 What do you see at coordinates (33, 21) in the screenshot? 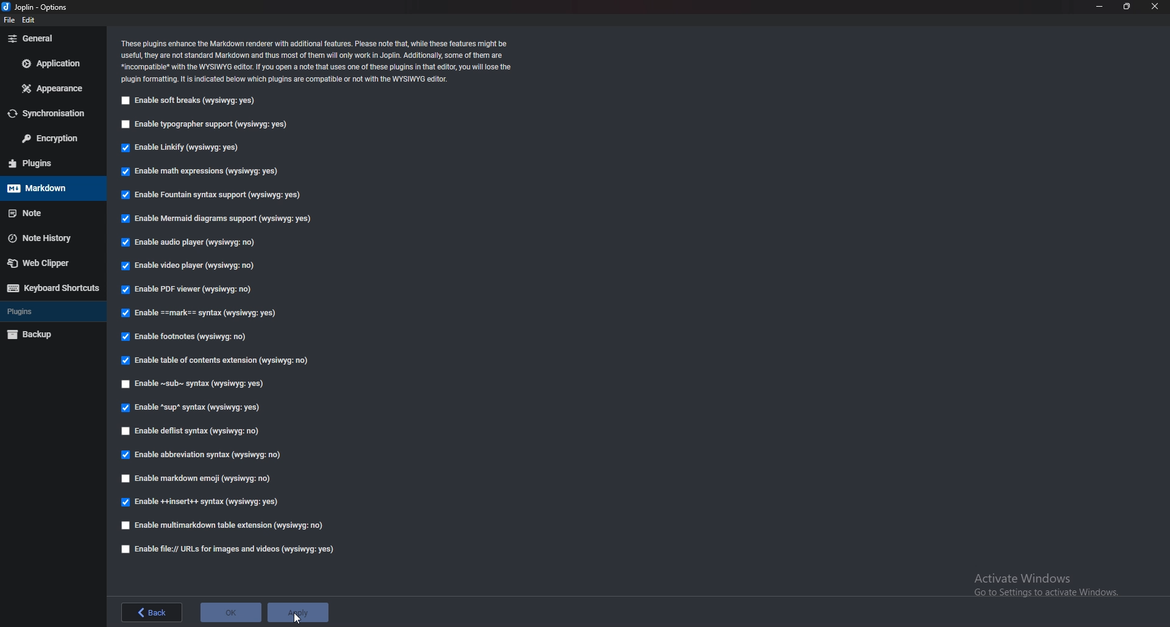
I see `edit` at bounding box center [33, 21].